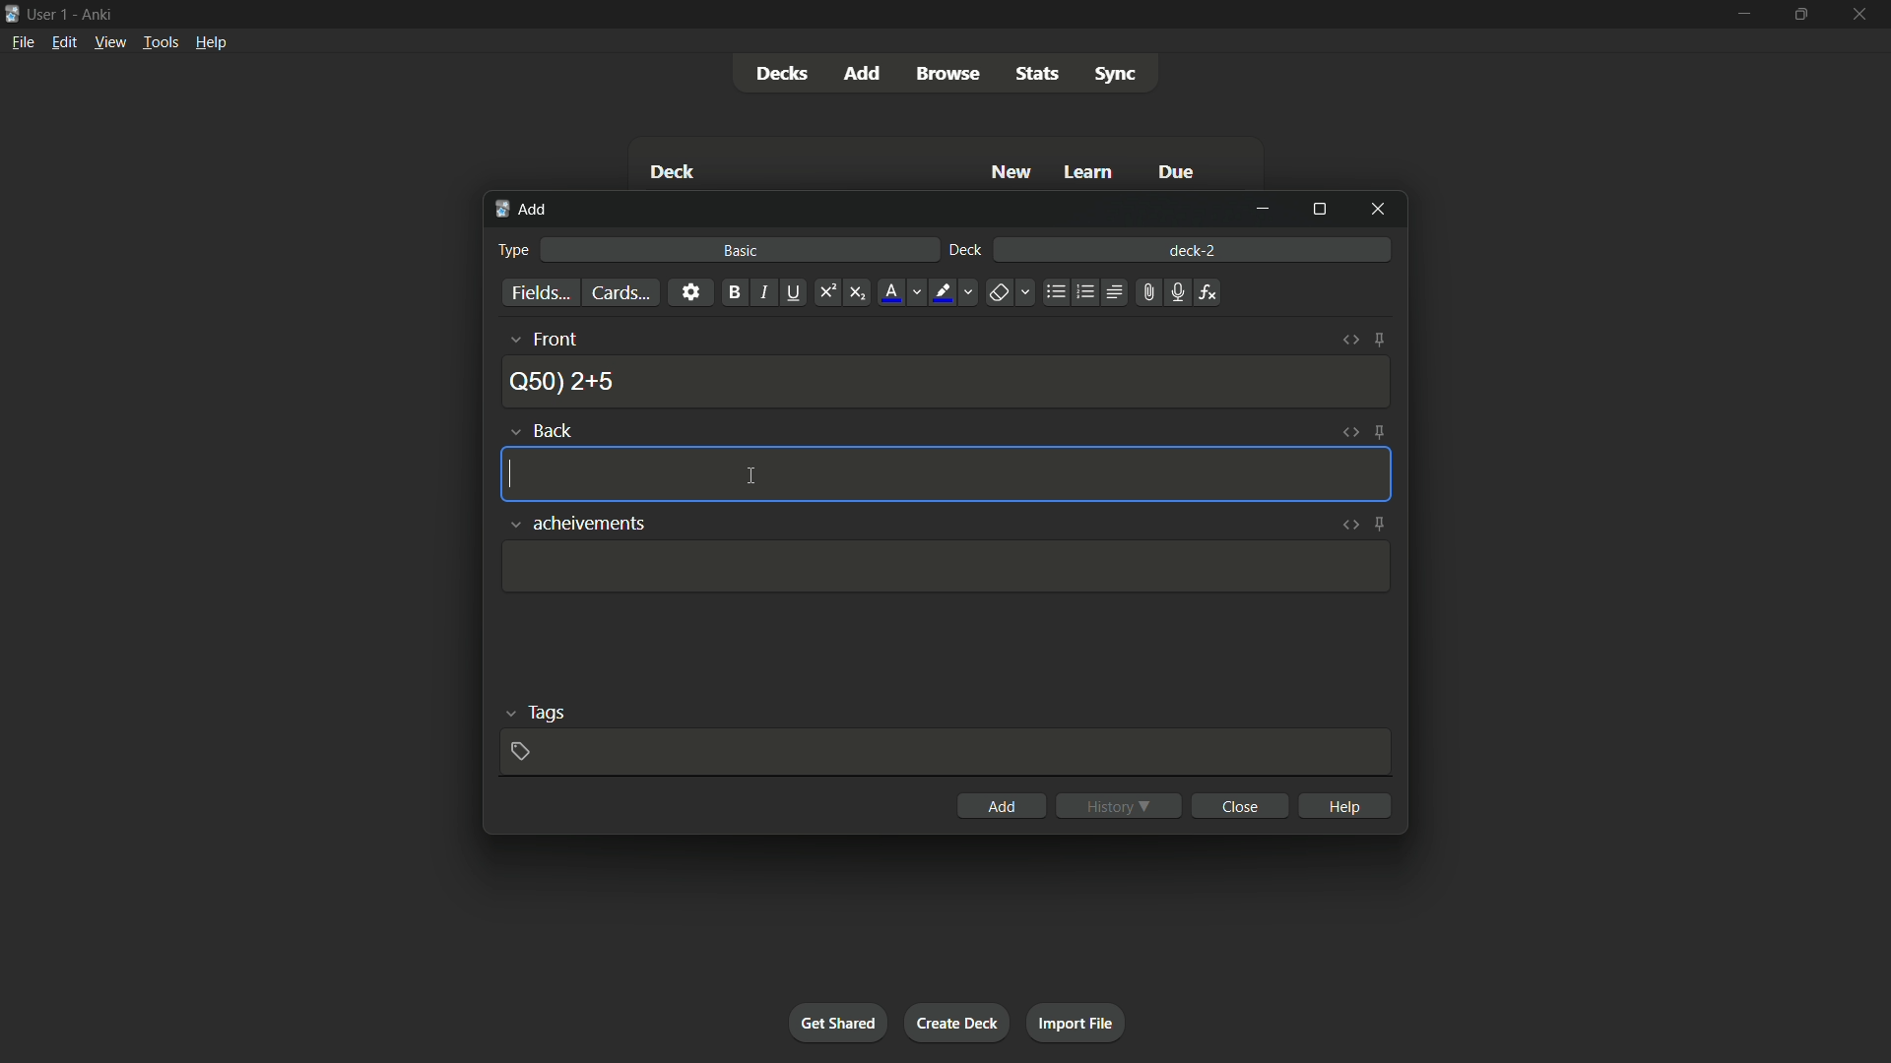  Describe the element at coordinates (24, 42) in the screenshot. I see `file menu` at that location.